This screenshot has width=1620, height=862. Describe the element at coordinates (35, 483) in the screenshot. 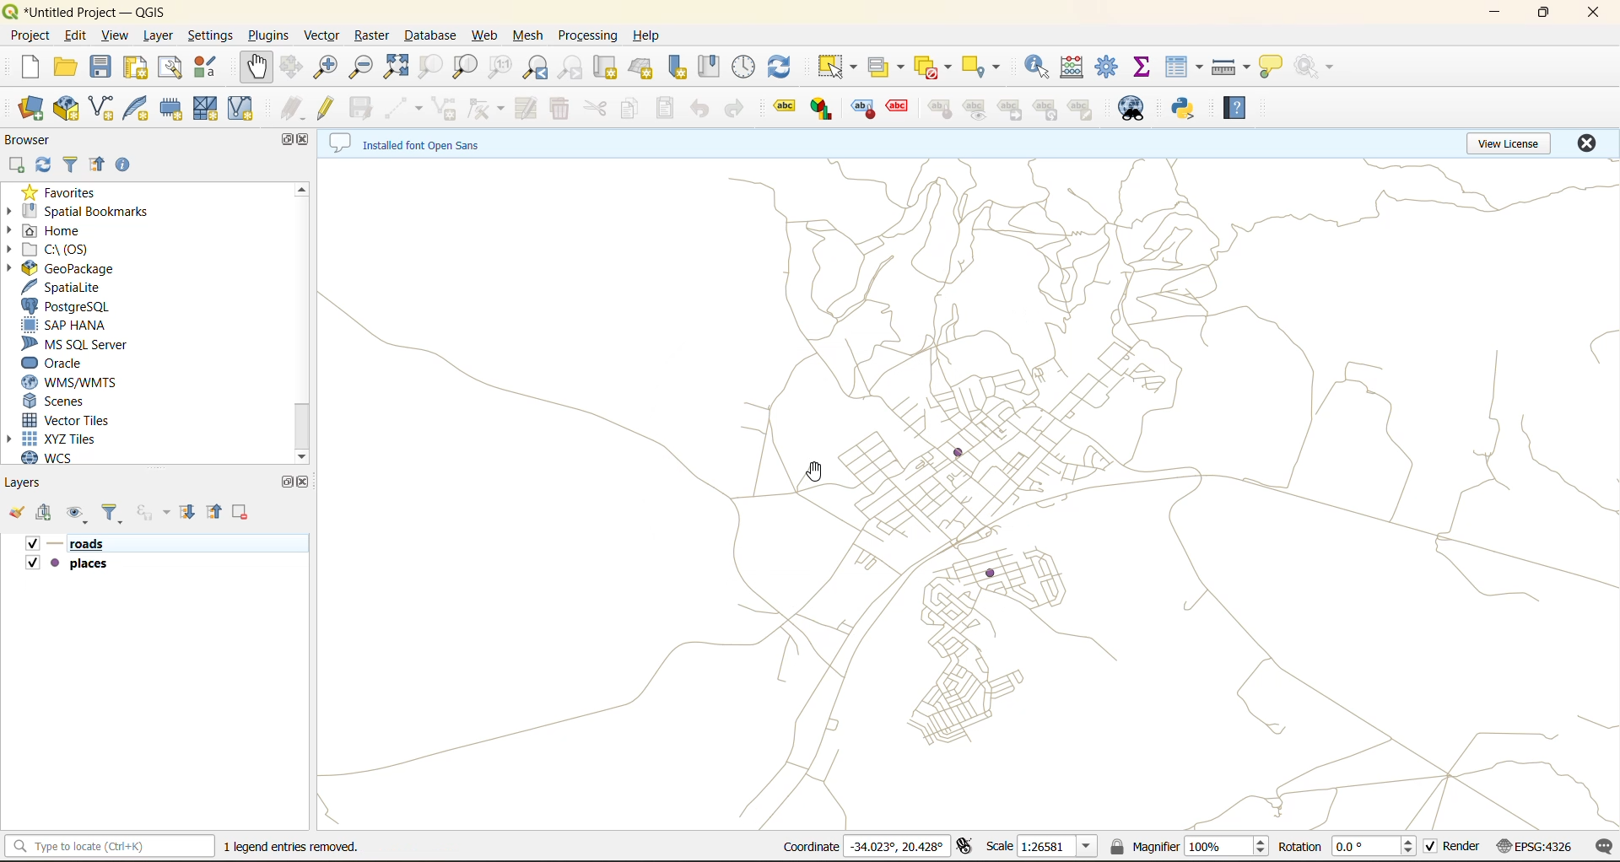

I see `layers` at that location.